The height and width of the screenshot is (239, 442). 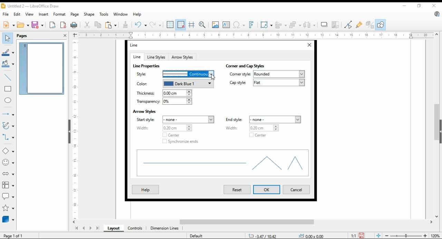 What do you see at coordinates (257, 136) in the screenshot?
I see `checkbox: center` at bounding box center [257, 136].